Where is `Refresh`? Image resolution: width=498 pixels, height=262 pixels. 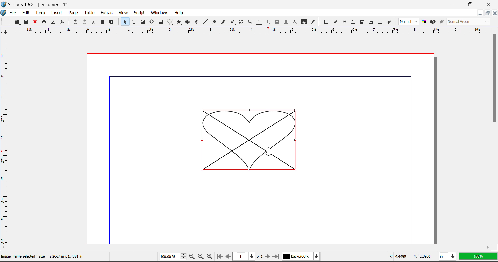
Refresh is located at coordinates (242, 23).